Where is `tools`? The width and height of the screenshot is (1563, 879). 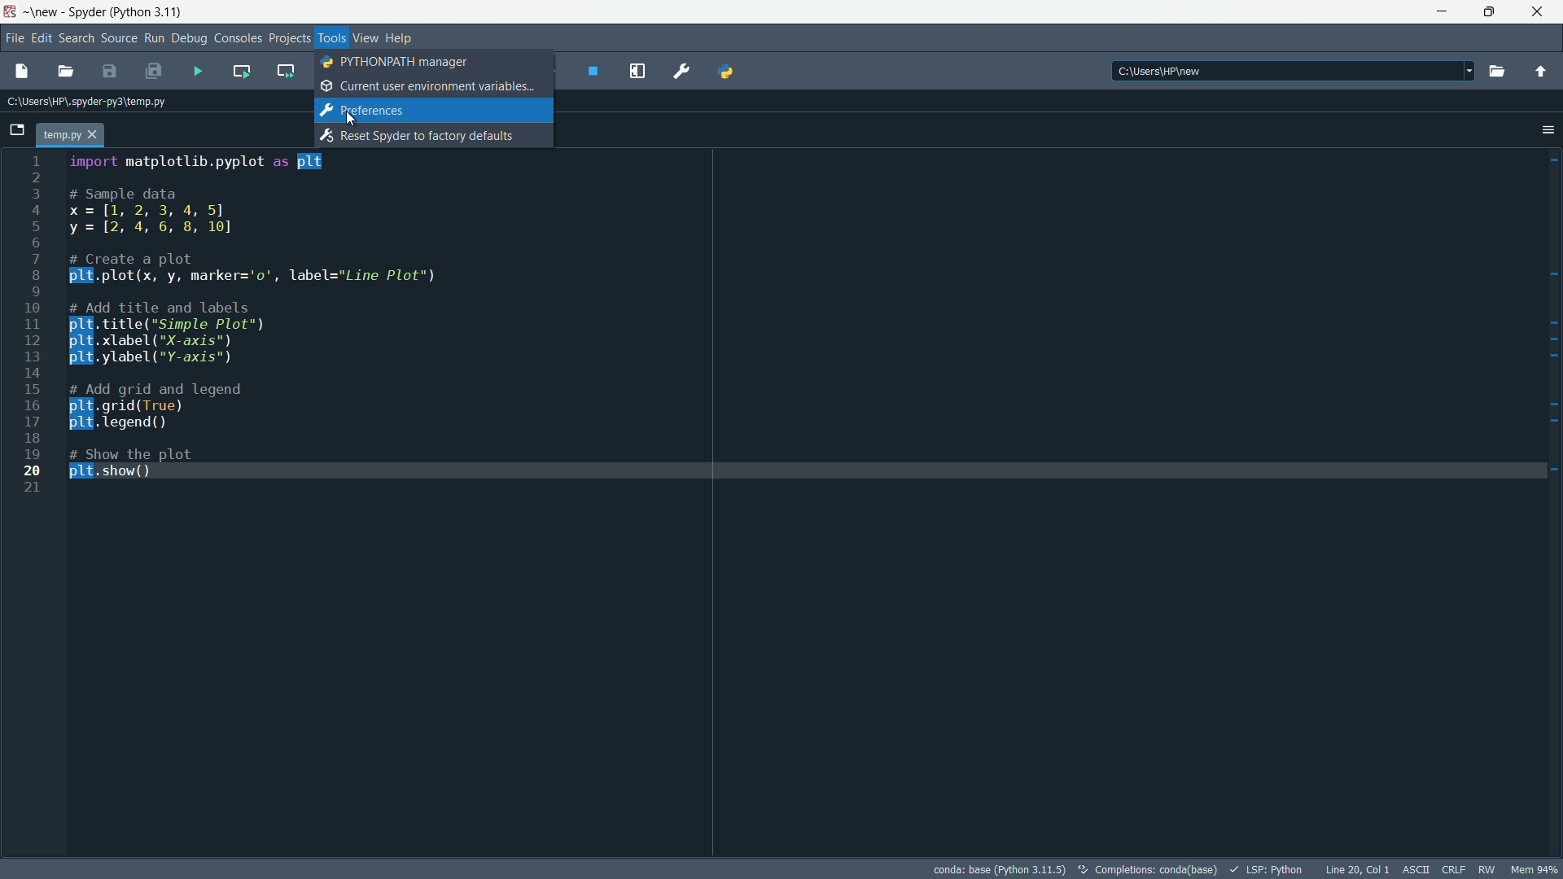 tools is located at coordinates (331, 37).